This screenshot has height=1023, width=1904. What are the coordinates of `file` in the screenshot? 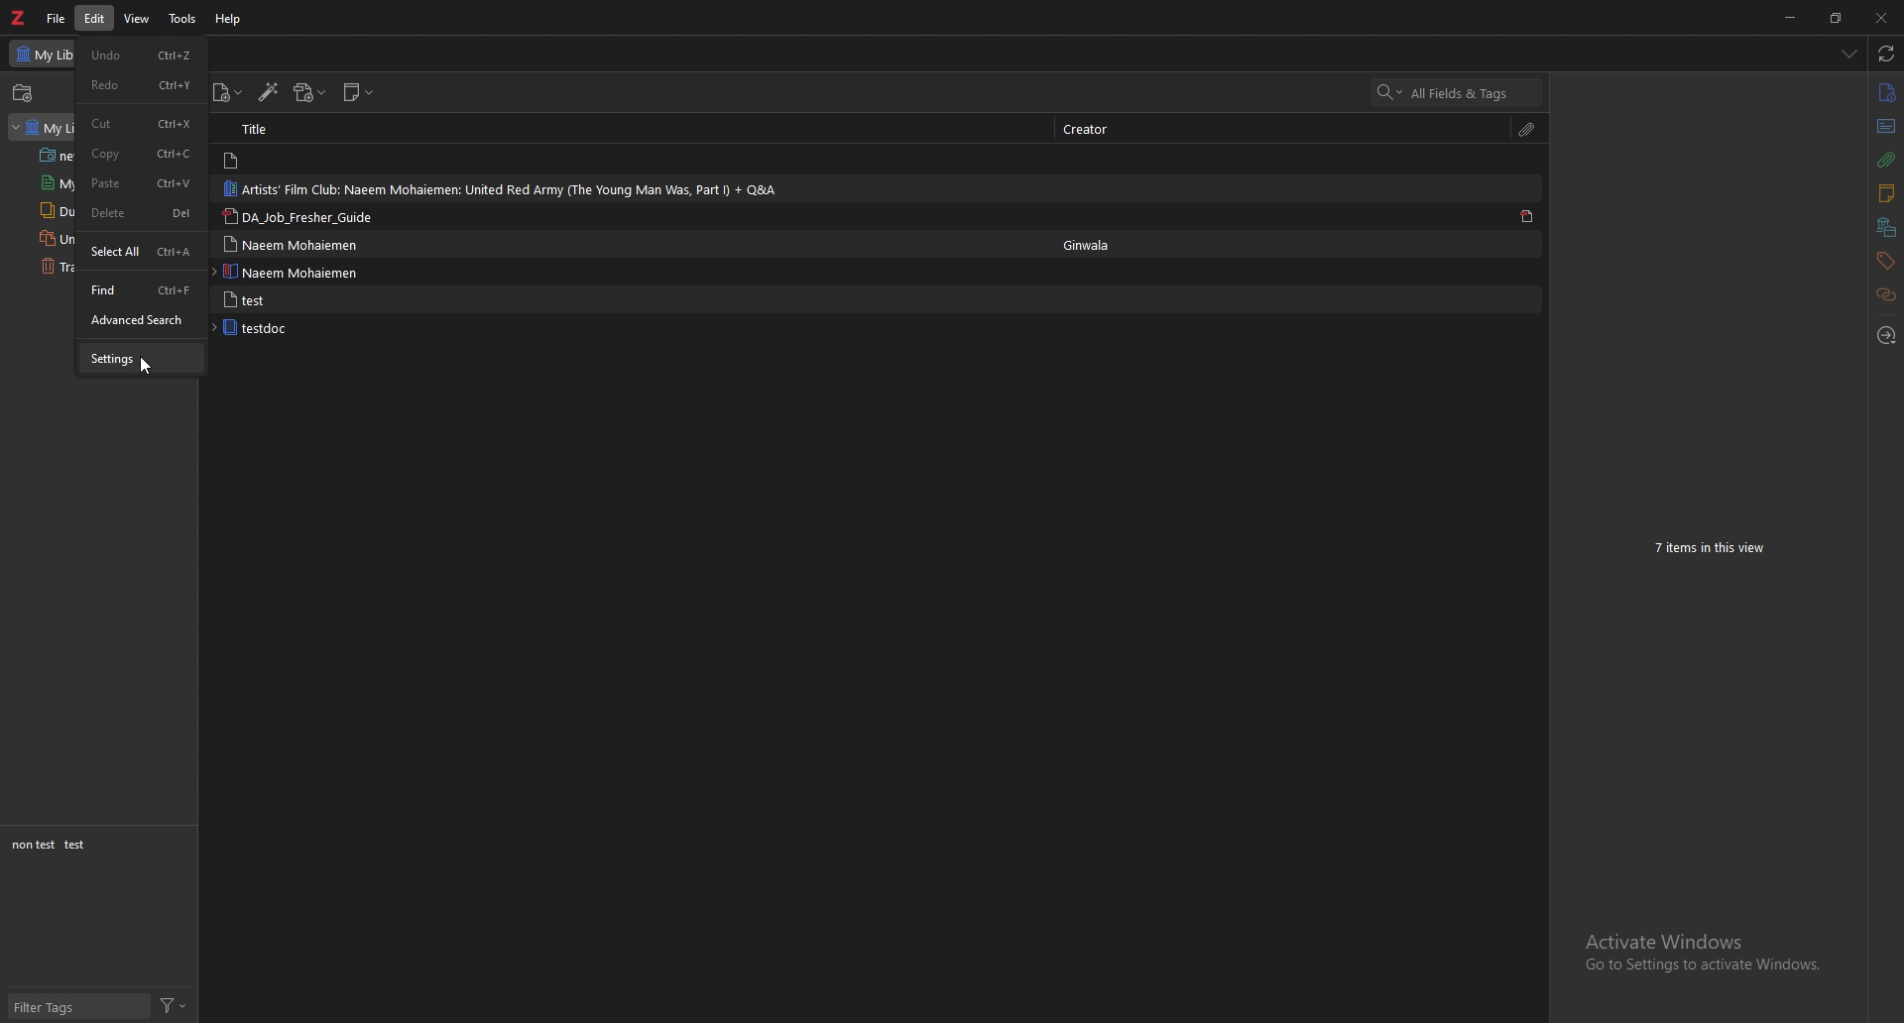 It's located at (57, 19).